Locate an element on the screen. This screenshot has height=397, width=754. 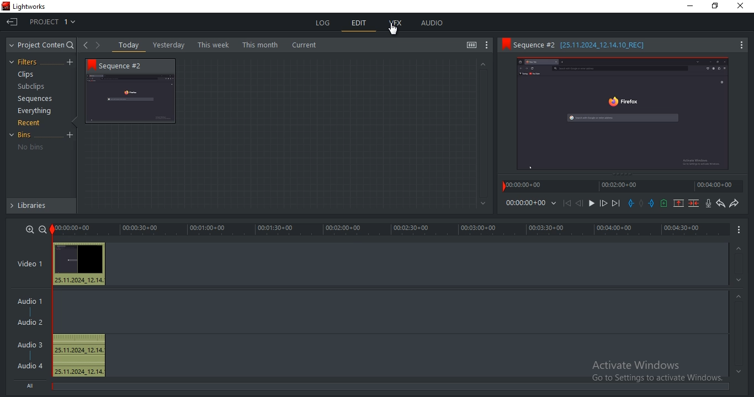
show settings menu is located at coordinates (487, 45).